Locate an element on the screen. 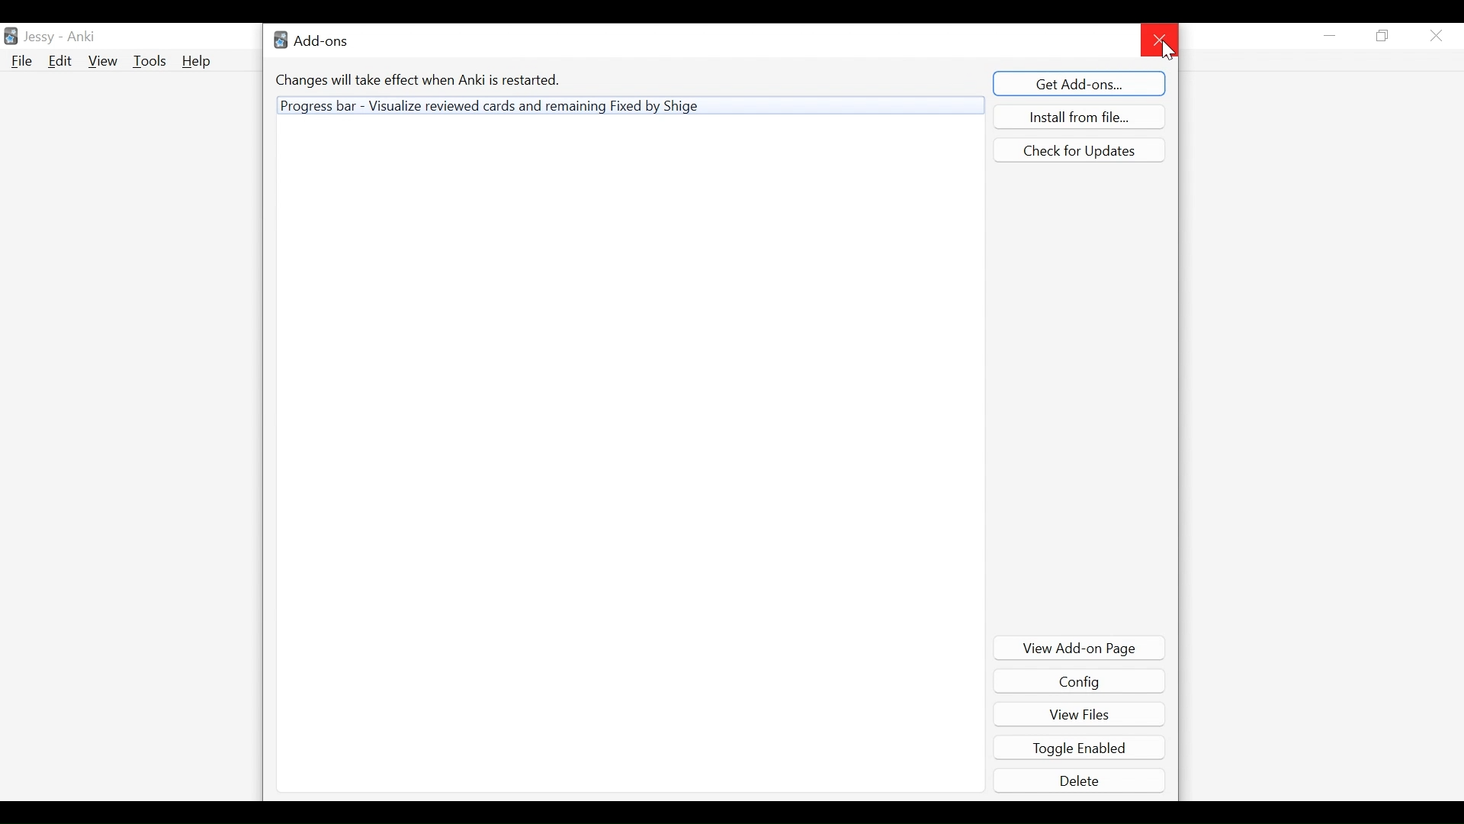  minimize is located at coordinates (1331, 35).